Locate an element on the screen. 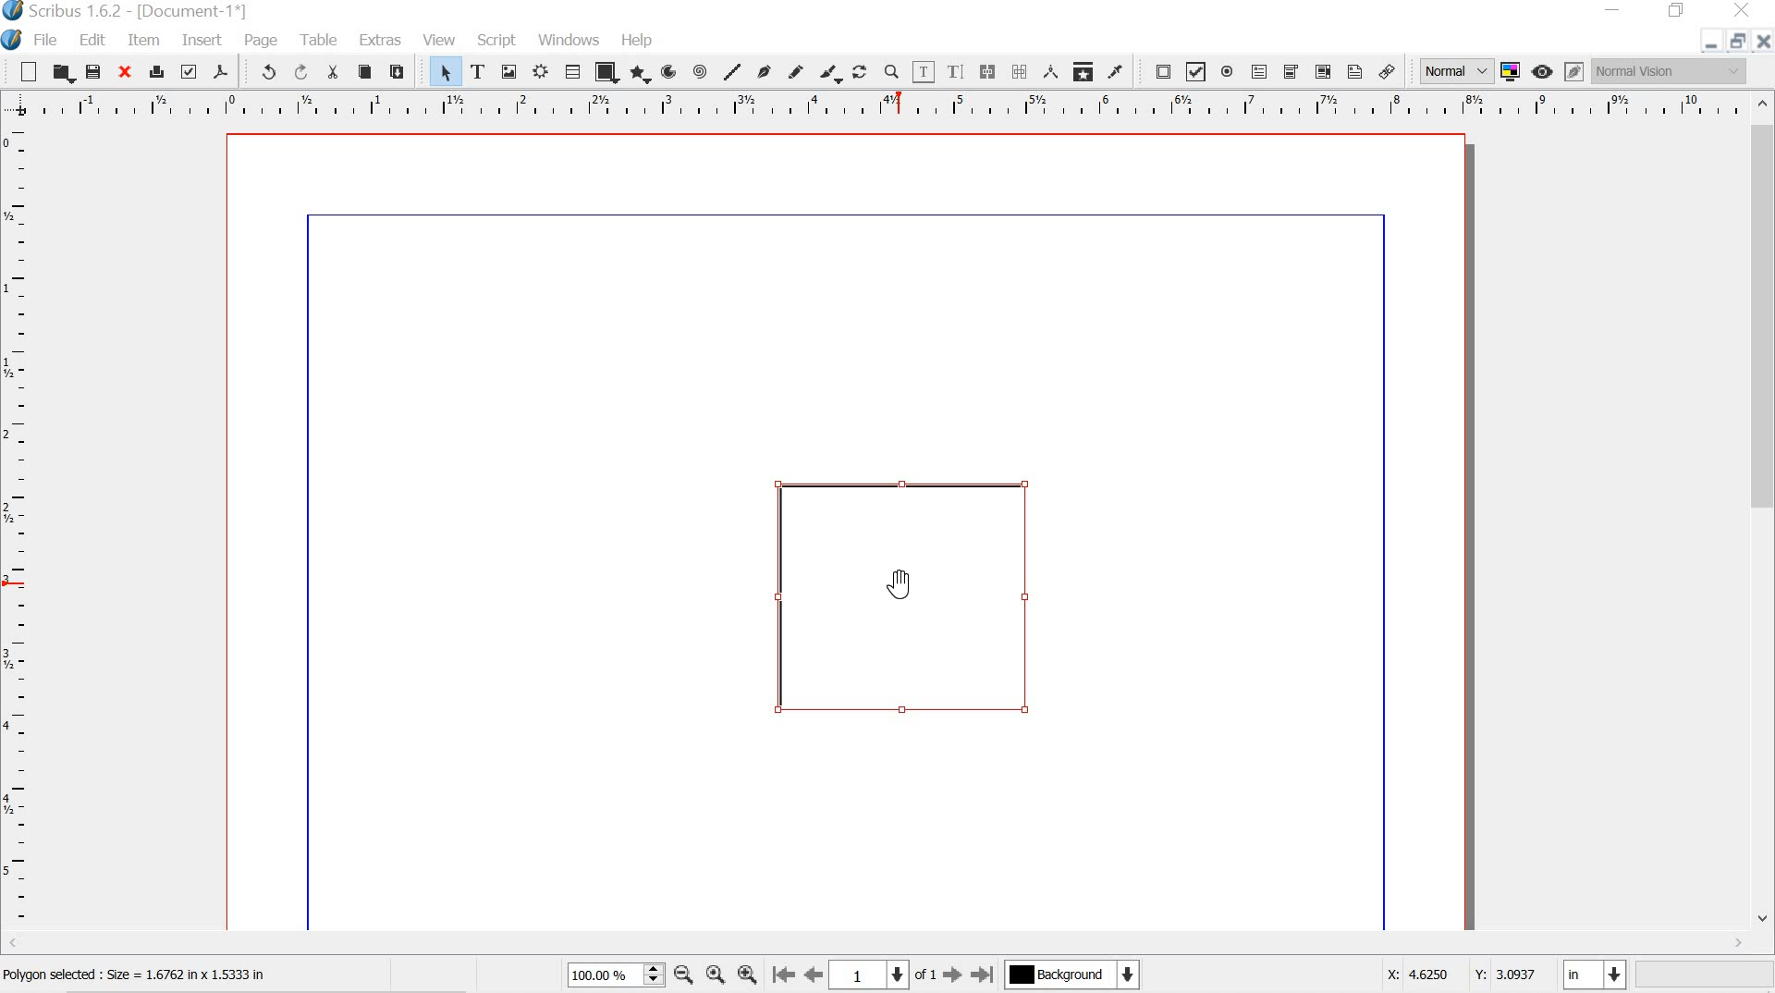 The image size is (1775, 993). go the last page is located at coordinates (984, 973).